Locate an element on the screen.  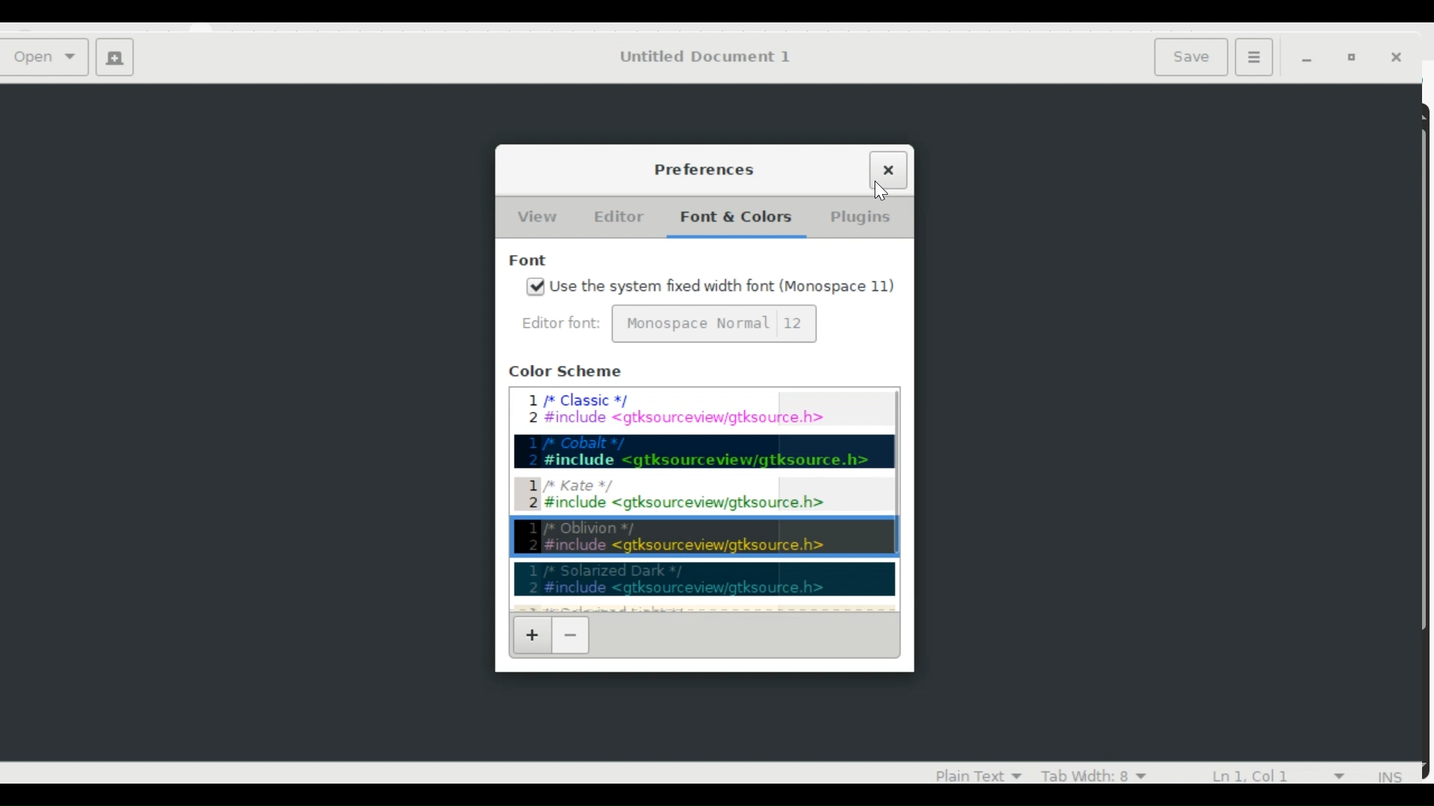
Tab Width is located at coordinates (1093, 774).